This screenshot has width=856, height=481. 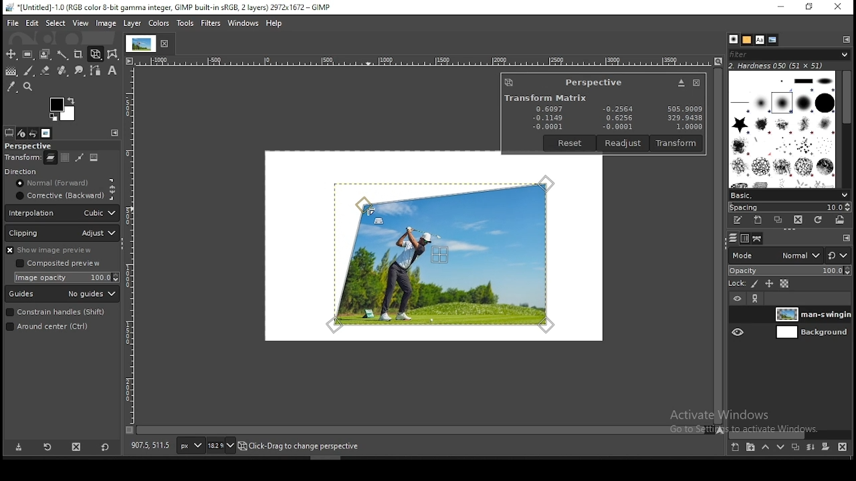 What do you see at coordinates (779, 448) in the screenshot?
I see `move layer on step down` at bounding box center [779, 448].